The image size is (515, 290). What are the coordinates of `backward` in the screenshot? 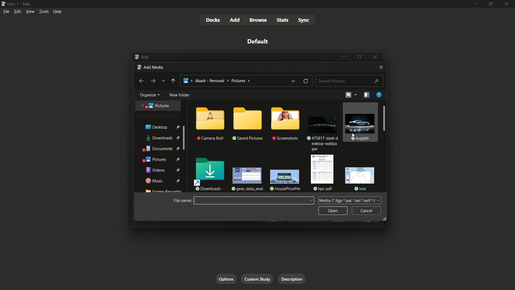 It's located at (141, 81).